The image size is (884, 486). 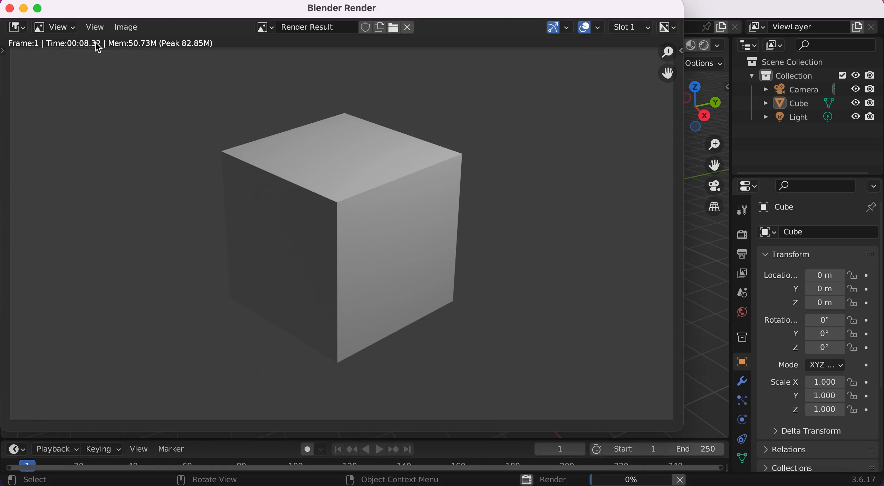 I want to click on playback, so click(x=52, y=448).